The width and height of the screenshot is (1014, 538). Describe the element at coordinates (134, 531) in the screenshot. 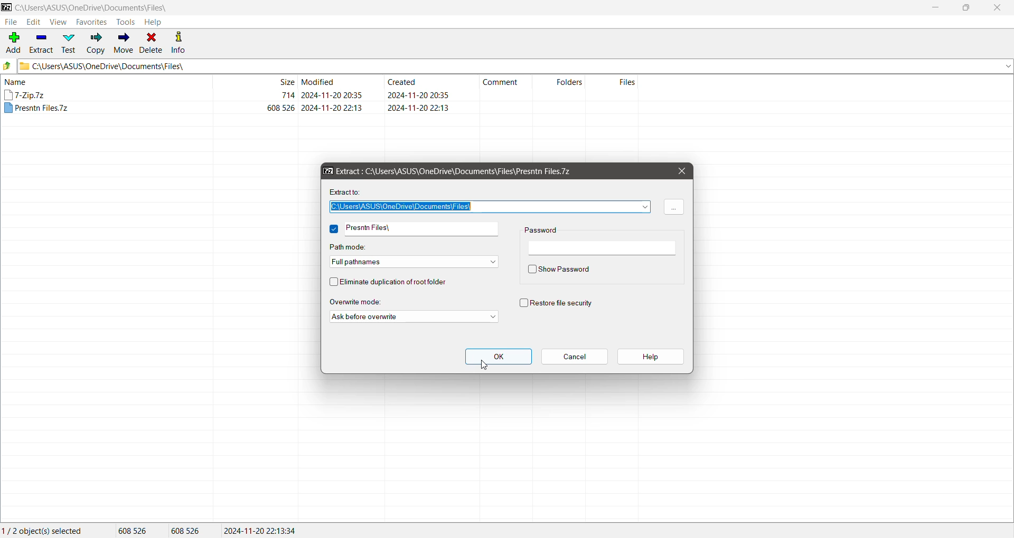

I see `Total size of file(s) selected` at that location.